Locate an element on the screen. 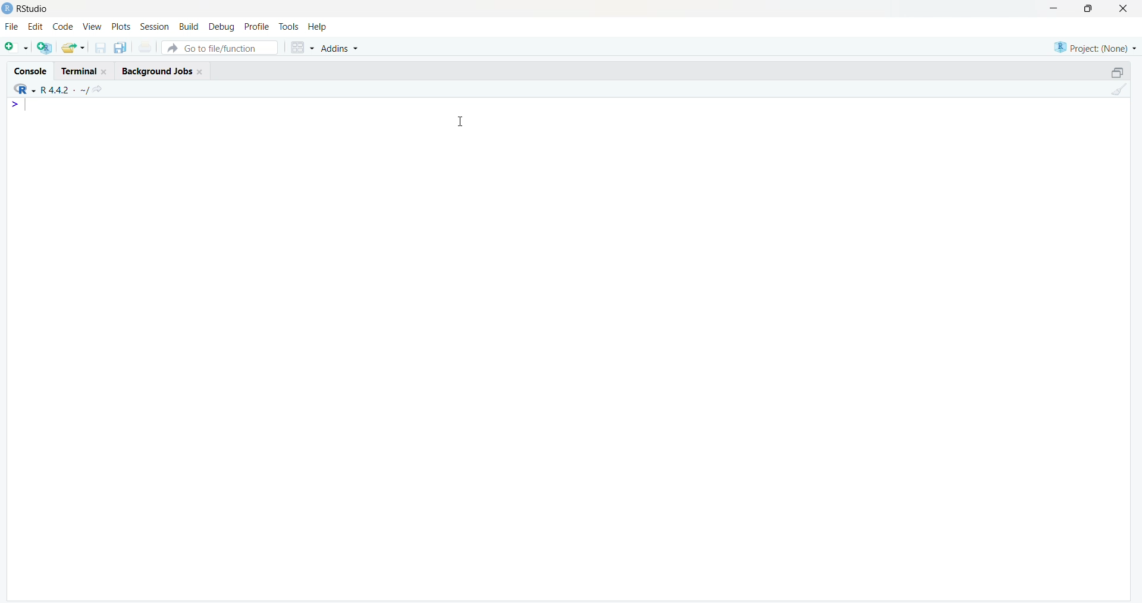 The height and width of the screenshot is (603, 1142). Project: (None) is located at coordinates (1095, 48).